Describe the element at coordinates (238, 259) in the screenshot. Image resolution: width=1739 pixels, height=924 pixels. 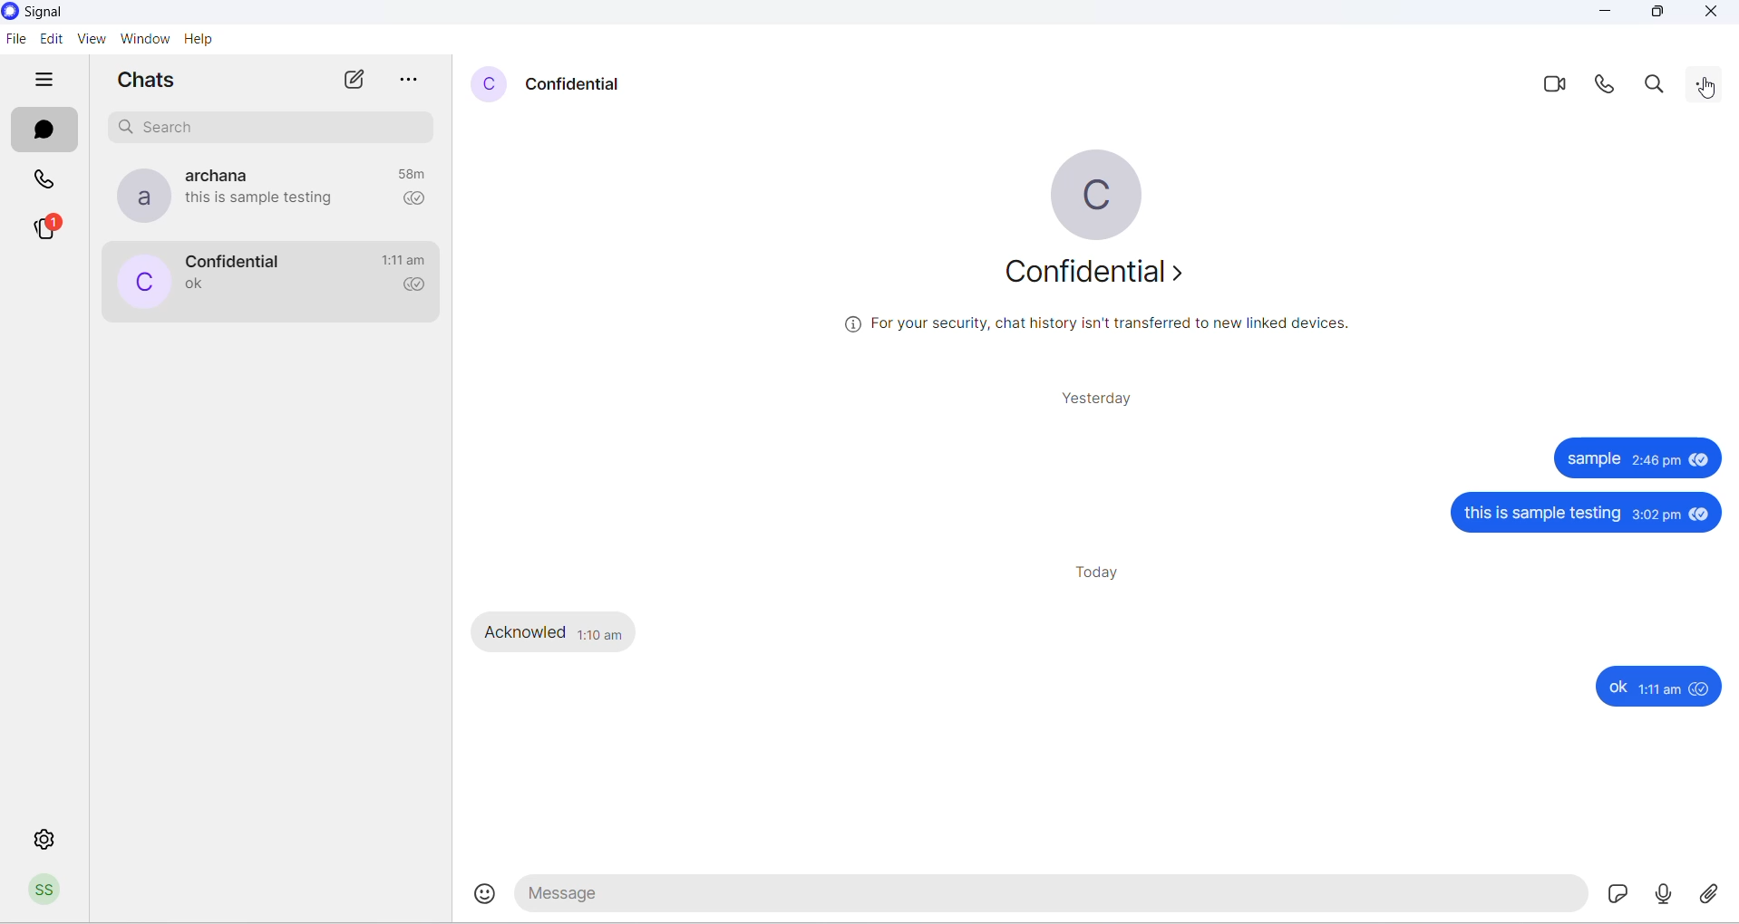
I see `contact name` at that location.